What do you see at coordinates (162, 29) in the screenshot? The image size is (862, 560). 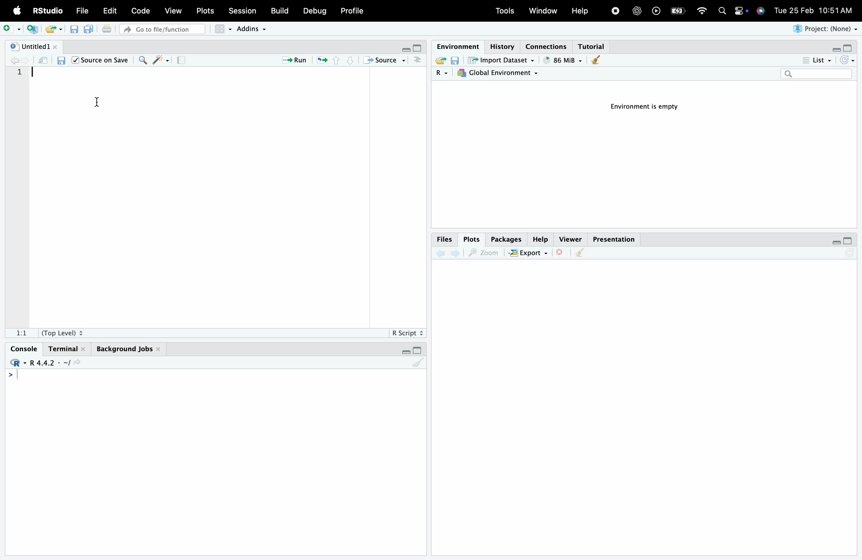 I see `» Go to file/function` at bounding box center [162, 29].